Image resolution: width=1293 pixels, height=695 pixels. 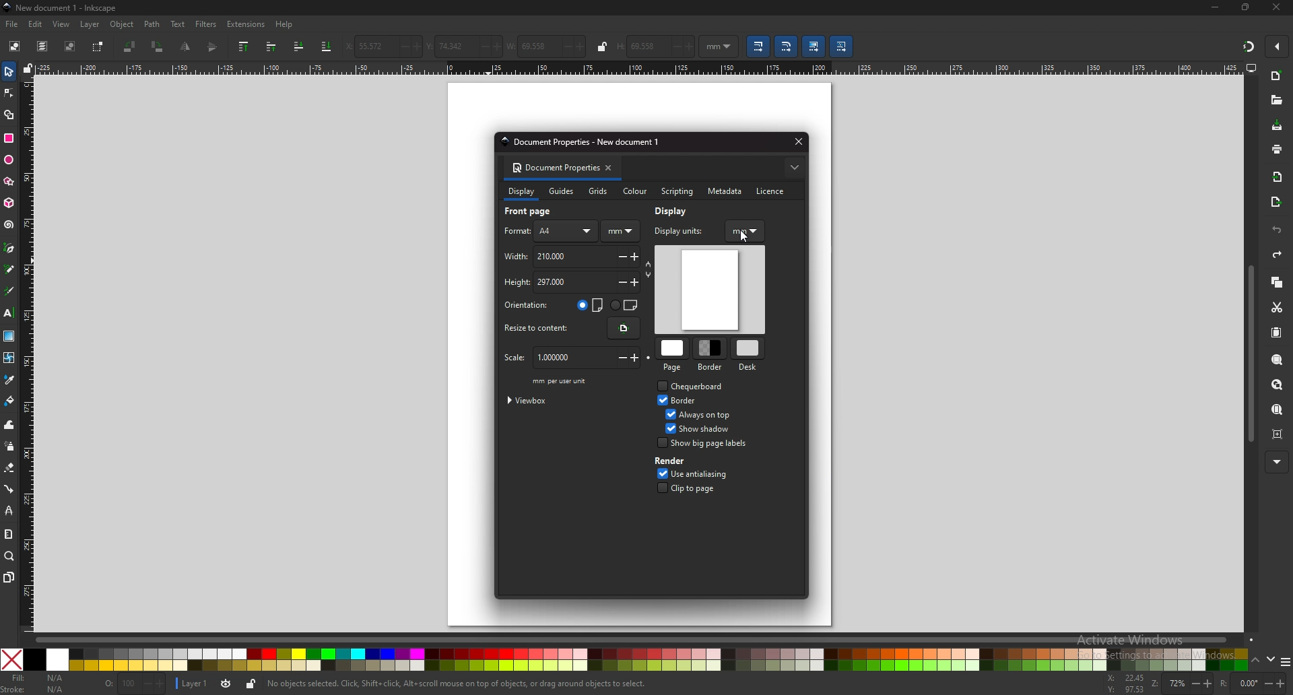 I want to click on display units, so click(x=686, y=230).